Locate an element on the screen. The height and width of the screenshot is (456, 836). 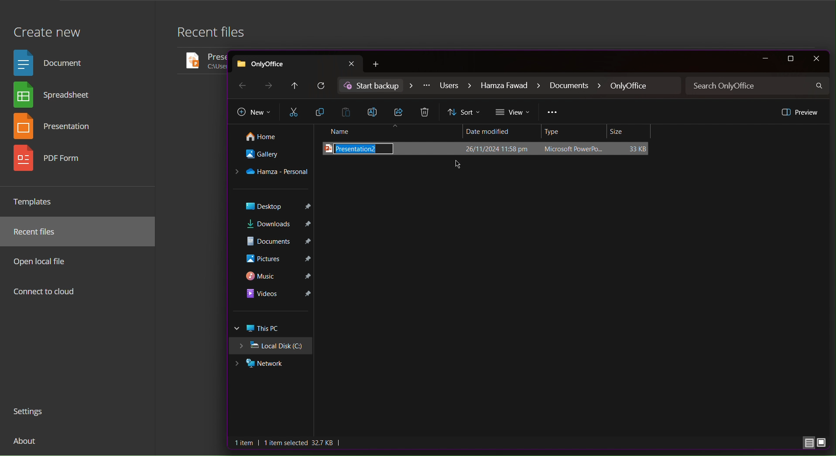
Title Selected is located at coordinates (488, 149).